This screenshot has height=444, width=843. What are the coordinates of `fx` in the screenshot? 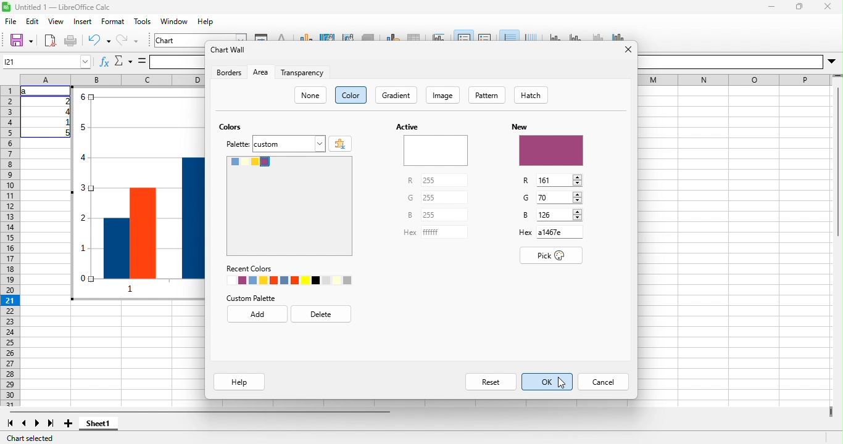 It's located at (104, 61).